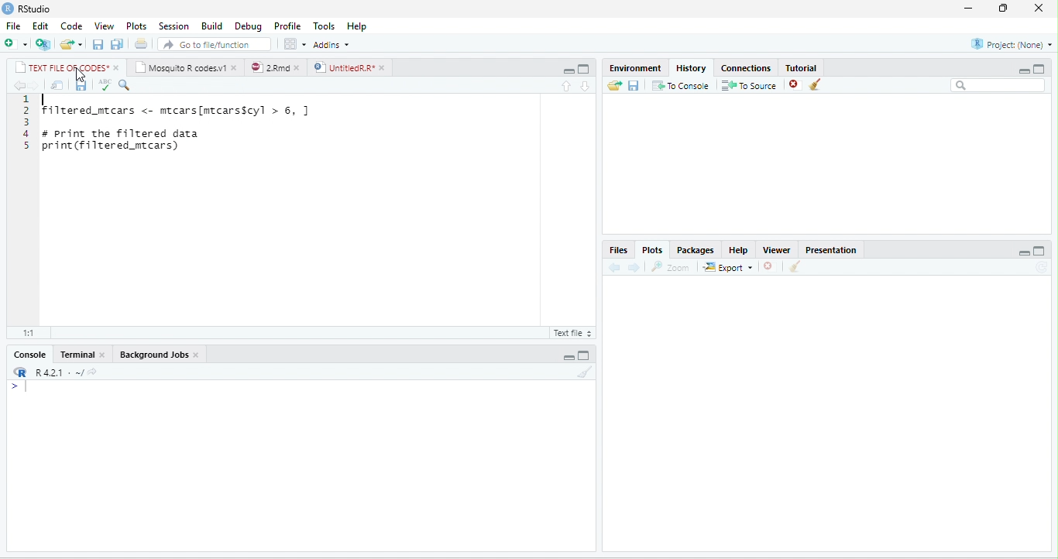  Describe the element at coordinates (136, 26) in the screenshot. I see `Plots` at that location.